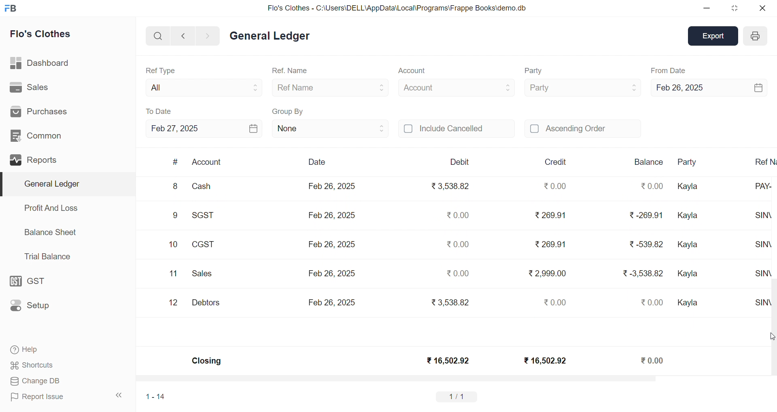  What do you see at coordinates (549, 273) in the screenshot?
I see `₹ 2,999.00` at bounding box center [549, 273].